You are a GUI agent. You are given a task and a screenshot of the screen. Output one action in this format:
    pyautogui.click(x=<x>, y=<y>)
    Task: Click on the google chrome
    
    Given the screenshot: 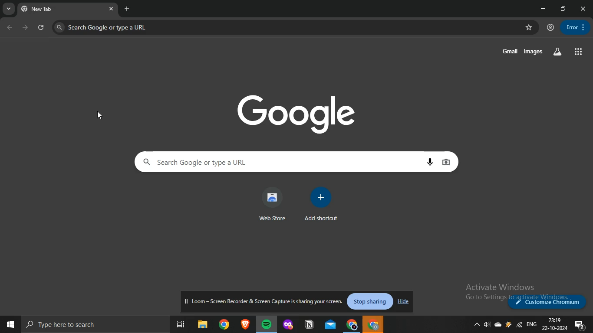 What is the action you would take?
    pyautogui.click(x=352, y=324)
    